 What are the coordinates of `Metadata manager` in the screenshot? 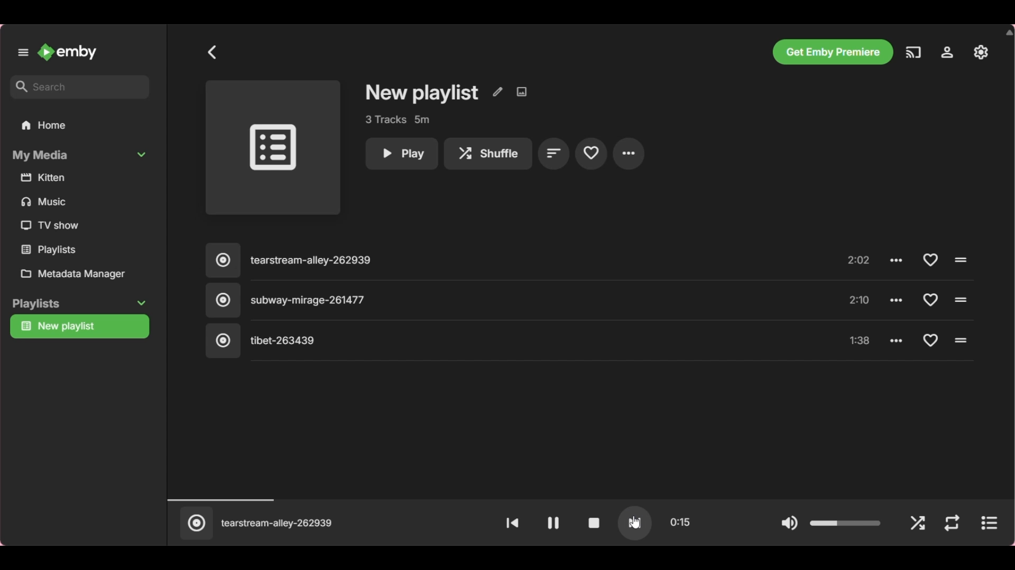 It's located at (83, 274).